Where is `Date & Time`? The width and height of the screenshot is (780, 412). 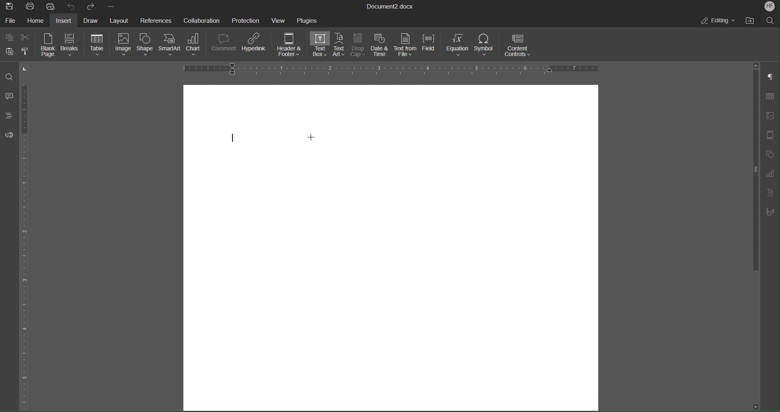 Date & Time is located at coordinates (379, 46).